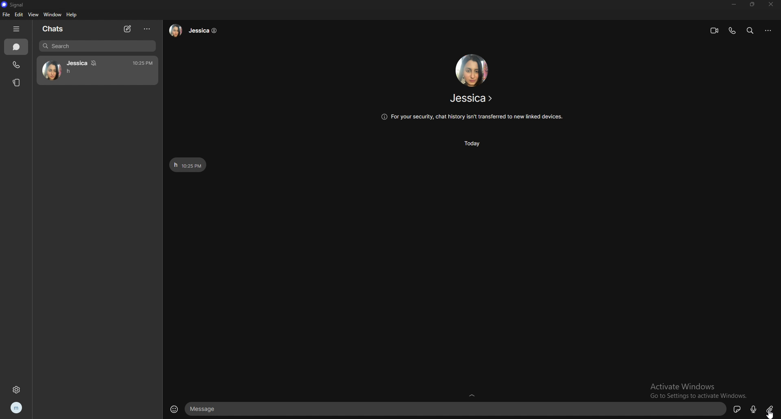 Image resolution: width=781 pixels, height=419 pixels. I want to click on minimize, so click(735, 4).